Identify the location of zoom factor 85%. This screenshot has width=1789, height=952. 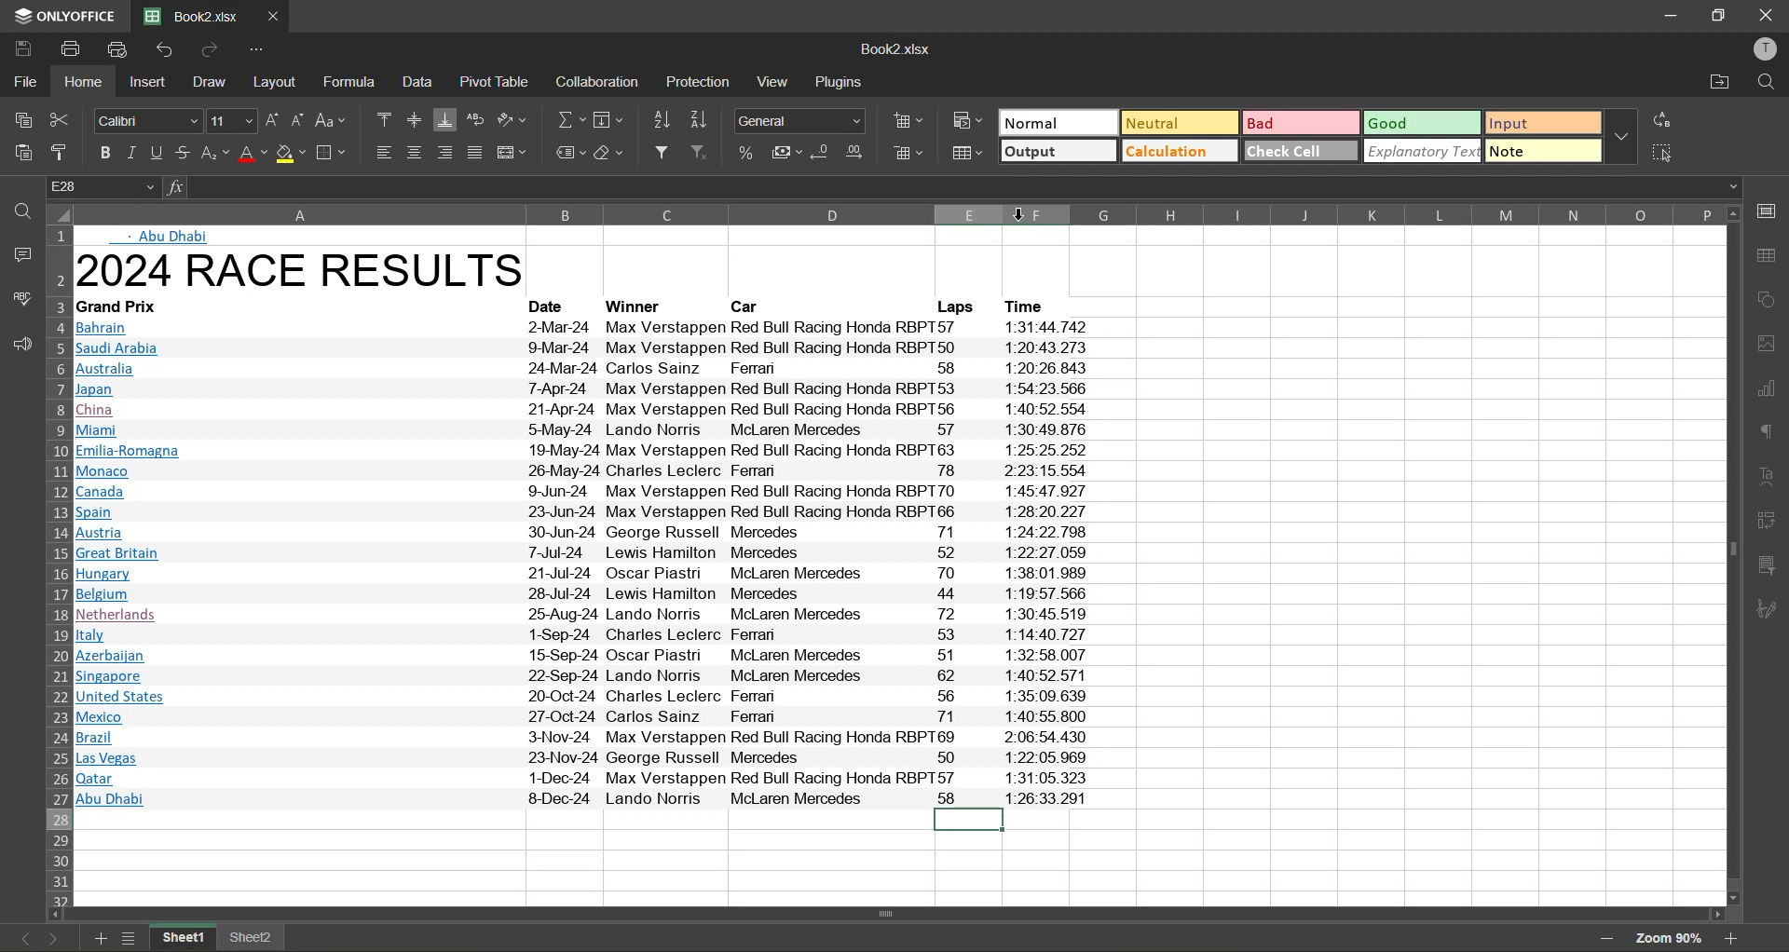
(1671, 938).